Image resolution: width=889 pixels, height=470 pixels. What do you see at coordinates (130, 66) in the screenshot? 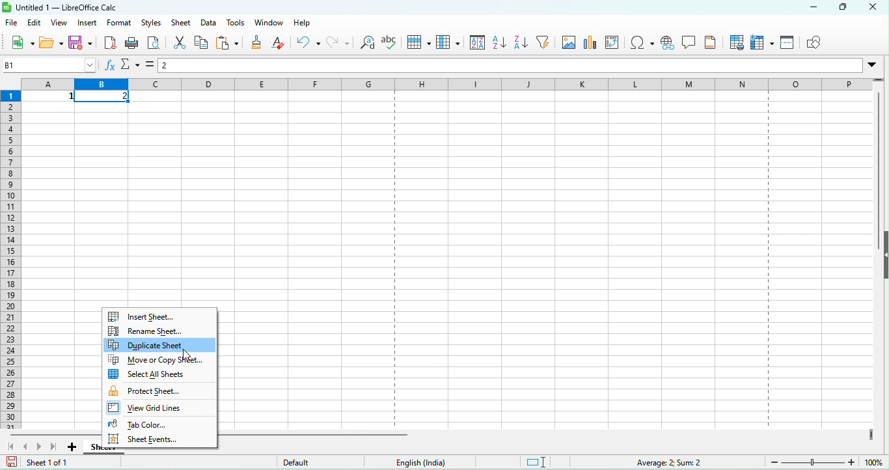
I see `select function` at bounding box center [130, 66].